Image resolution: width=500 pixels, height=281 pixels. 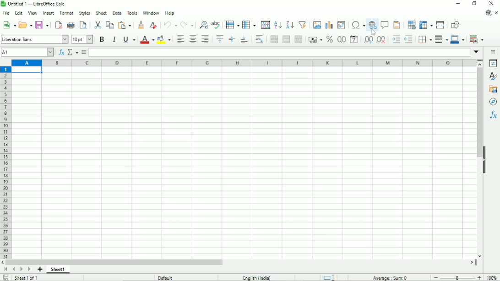 What do you see at coordinates (58, 270) in the screenshot?
I see `Sheet1` at bounding box center [58, 270].